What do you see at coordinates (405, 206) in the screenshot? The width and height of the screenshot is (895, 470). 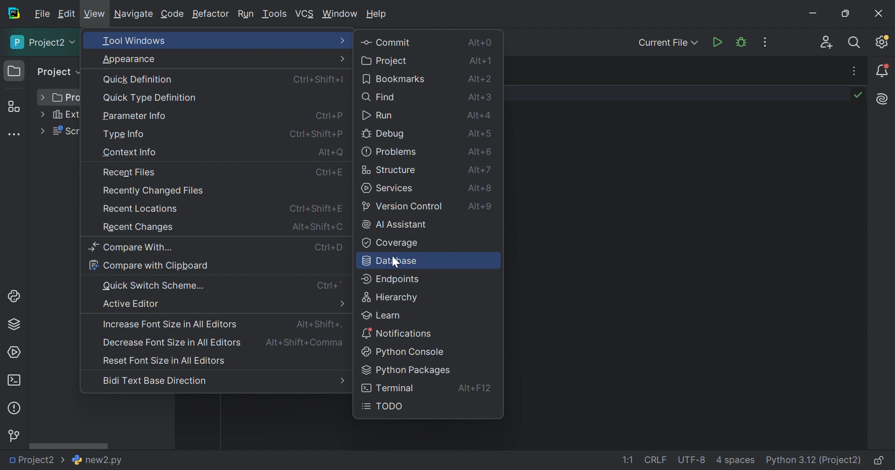 I see `Version control` at bounding box center [405, 206].